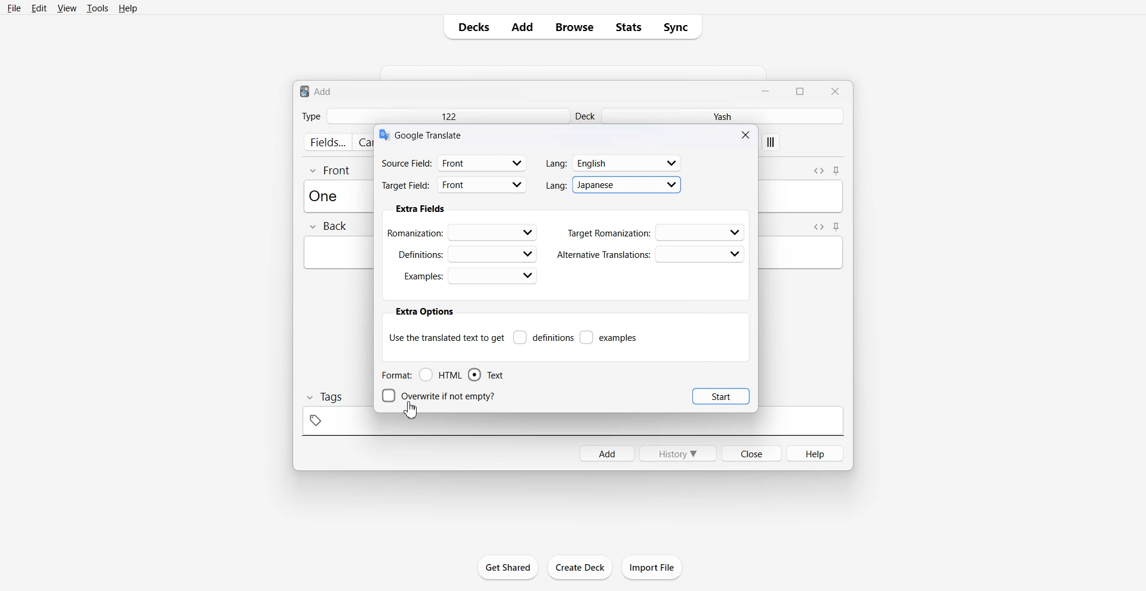  I want to click on Get Shared, so click(509, 567).